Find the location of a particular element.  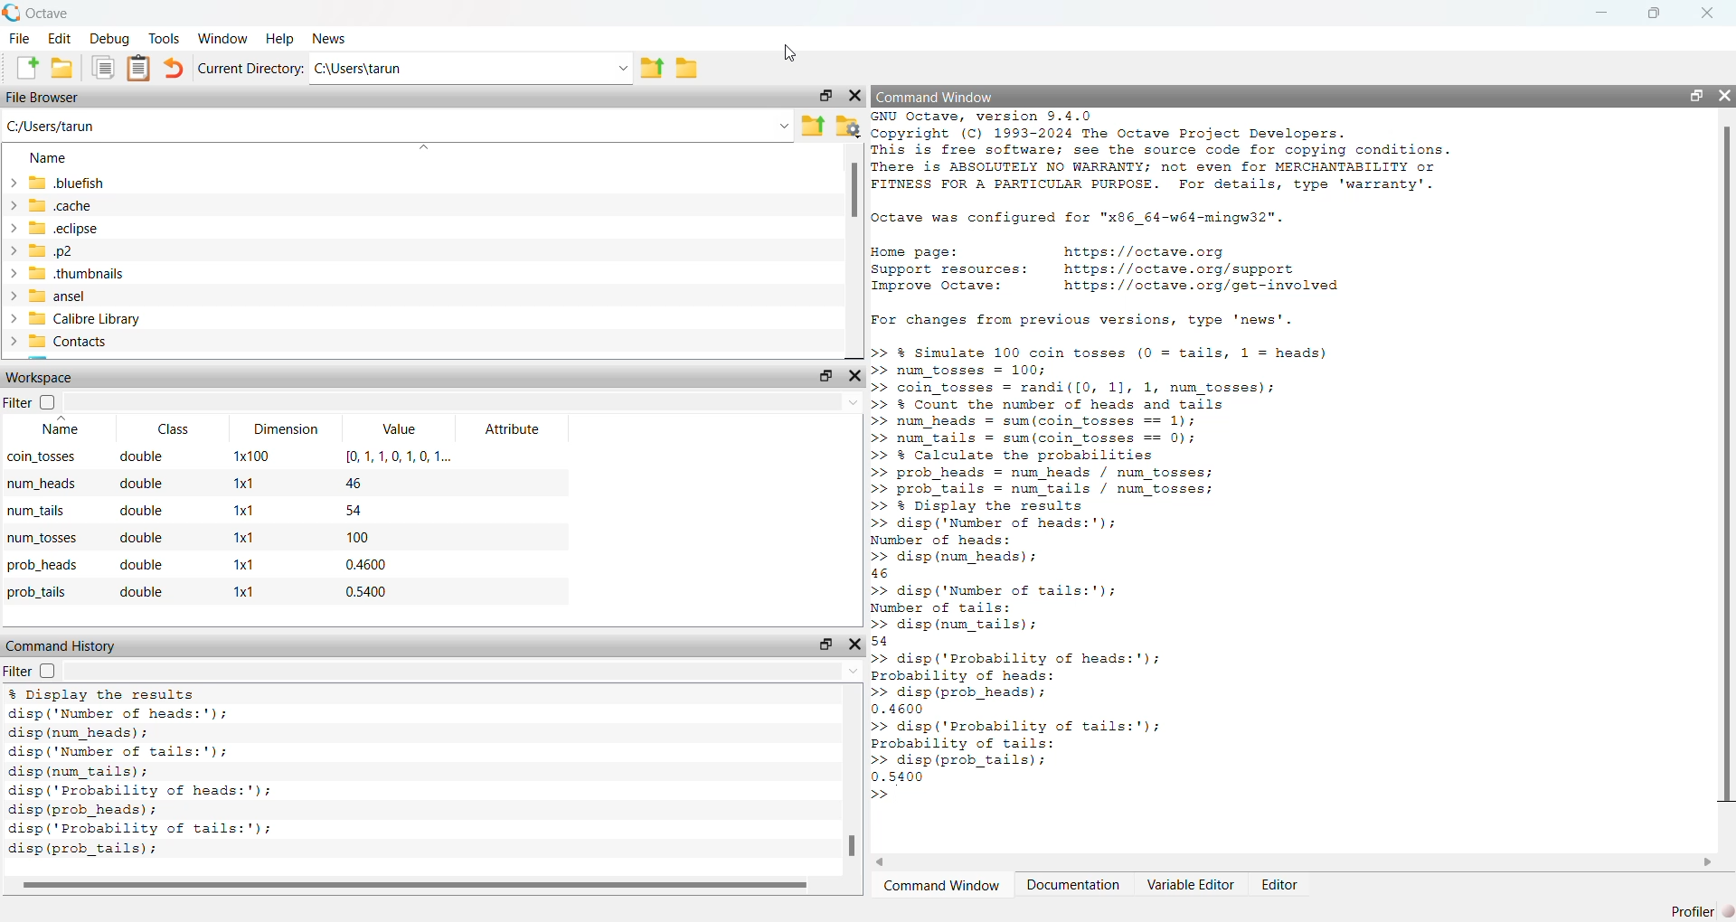

double is located at coordinates (140, 485).